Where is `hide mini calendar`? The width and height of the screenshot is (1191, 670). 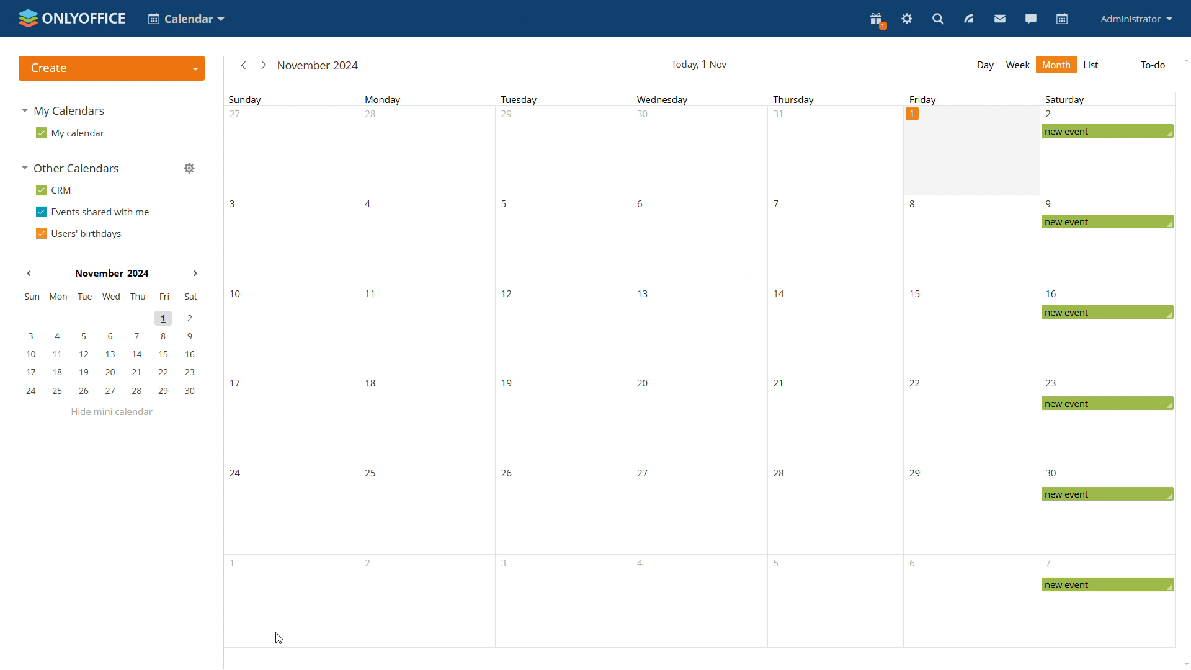
hide mini calendar is located at coordinates (114, 413).